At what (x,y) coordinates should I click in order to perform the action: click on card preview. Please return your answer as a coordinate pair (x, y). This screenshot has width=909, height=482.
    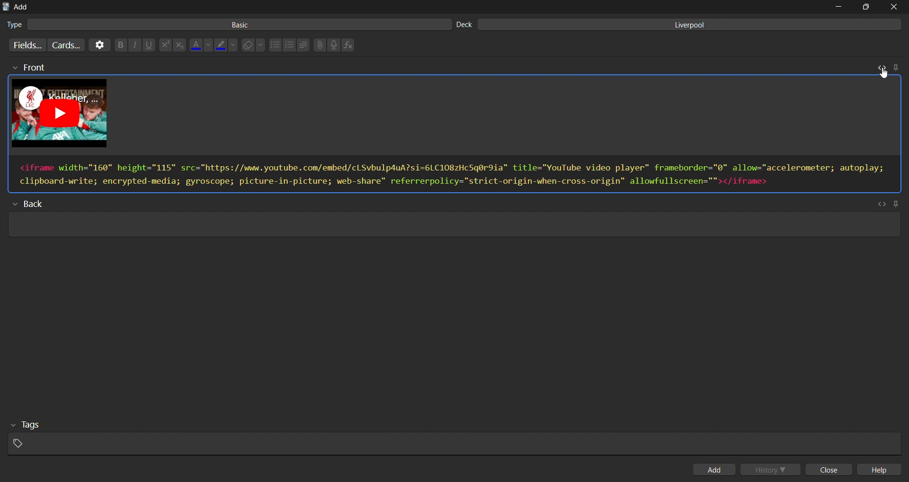
    Looking at the image, I should click on (457, 117).